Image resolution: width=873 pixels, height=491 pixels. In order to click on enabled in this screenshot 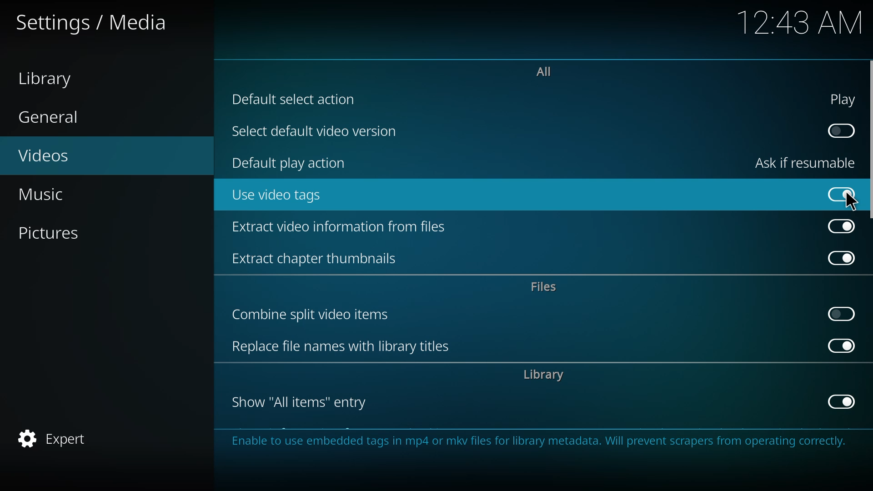, I will do `click(843, 226)`.